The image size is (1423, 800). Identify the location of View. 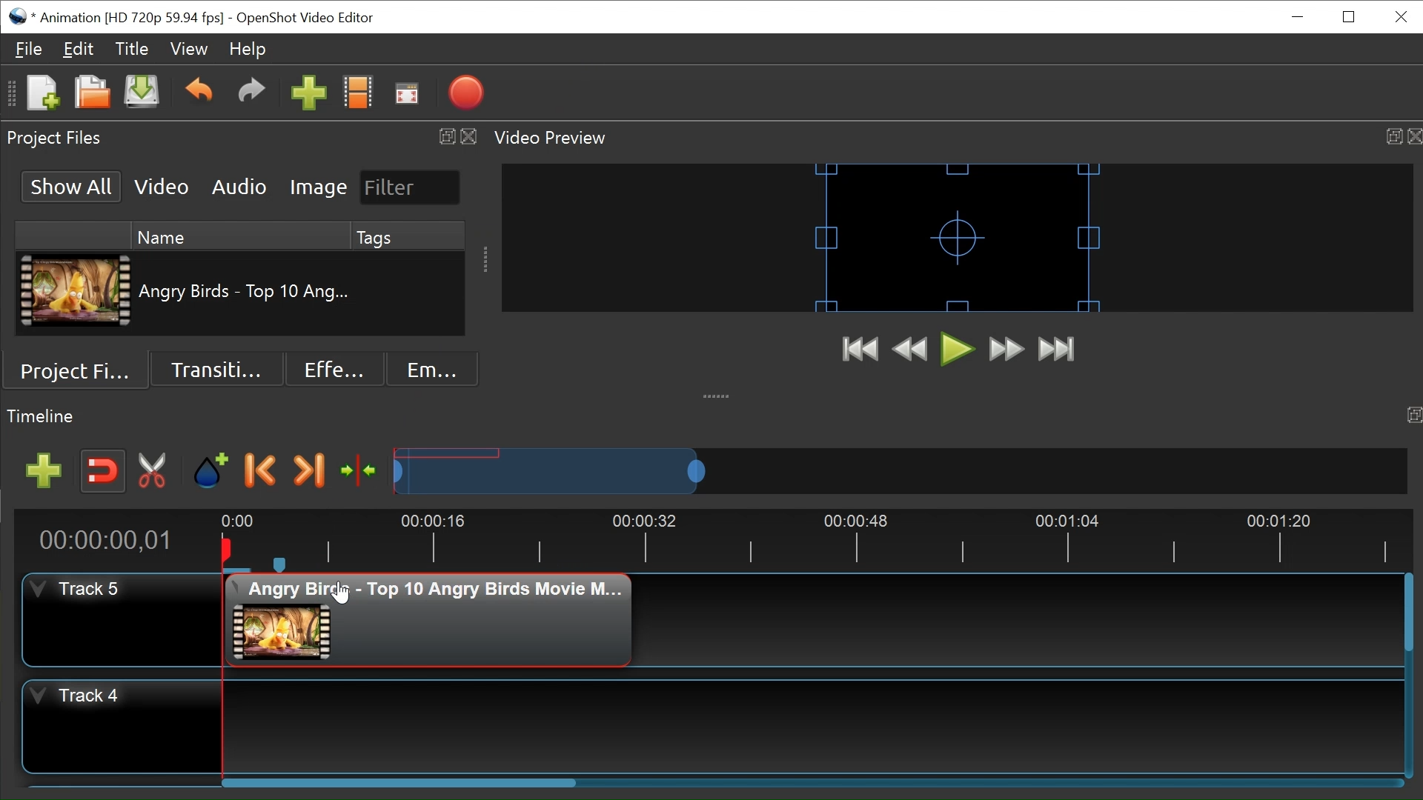
(188, 50).